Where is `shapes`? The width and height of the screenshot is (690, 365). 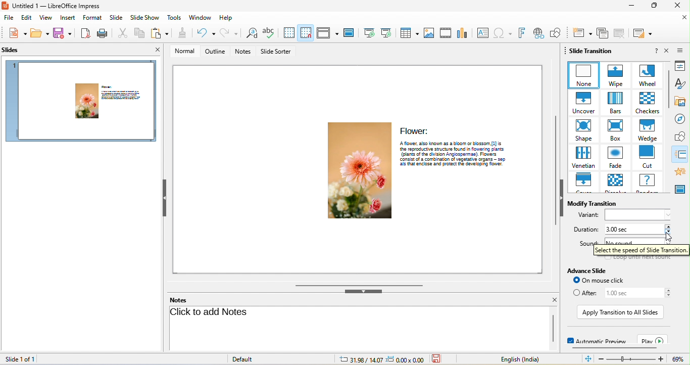 shapes is located at coordinates (681, 136).